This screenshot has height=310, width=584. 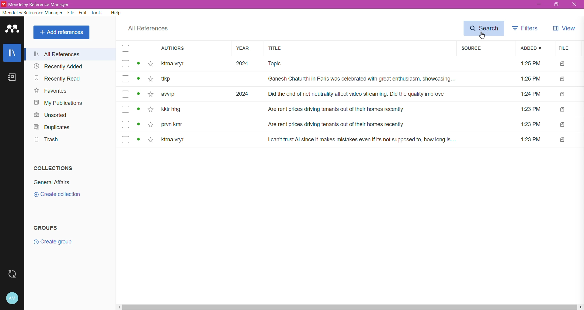 What do you see at coordinates (353, 140) in the screenshot?
I see `ktrna vryr i can't trust Al since it makes mistakes even if its not supposed to, how long is... 1:23 PM` at bounding box center [353, 140].